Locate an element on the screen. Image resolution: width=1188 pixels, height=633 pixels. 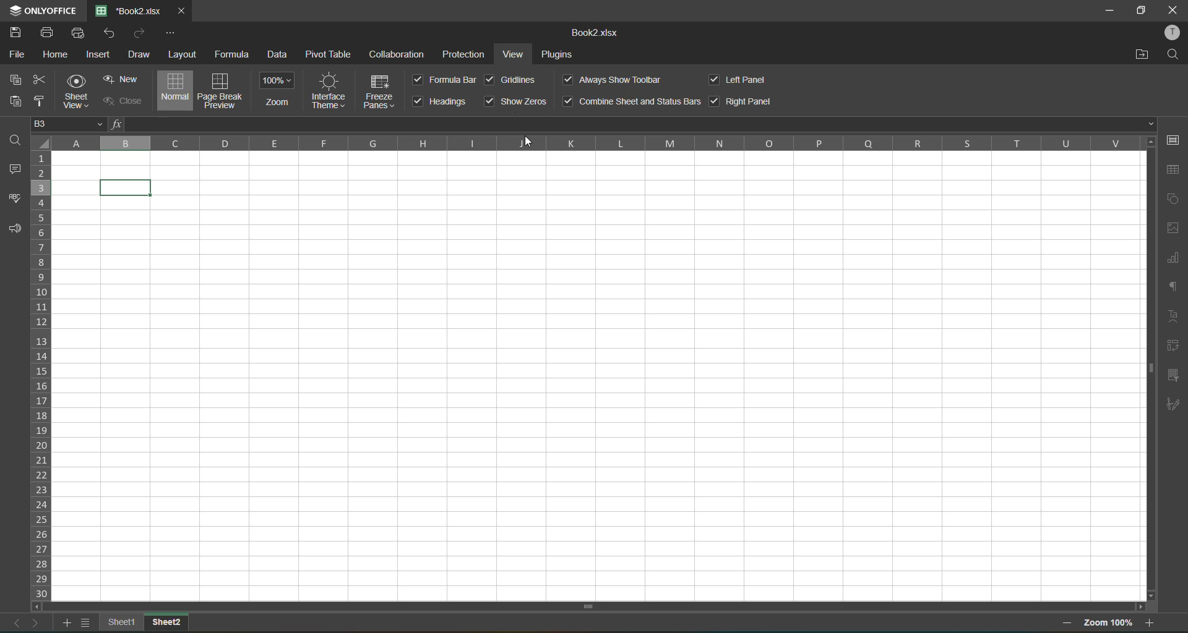
slicer is located at coordinates (1176, 375).